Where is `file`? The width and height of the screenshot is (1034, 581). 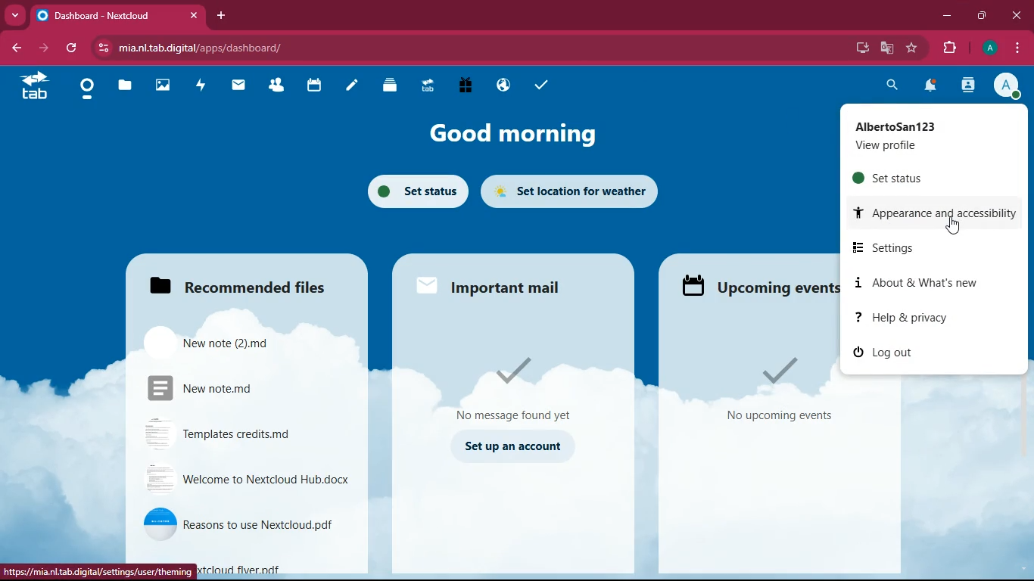
file is located at coordinates (231, 387).